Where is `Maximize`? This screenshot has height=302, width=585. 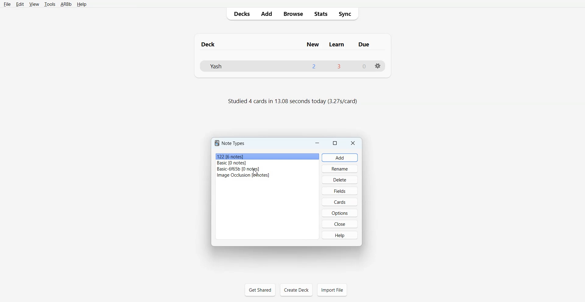
Maximize is located at coordinates (335, 143).